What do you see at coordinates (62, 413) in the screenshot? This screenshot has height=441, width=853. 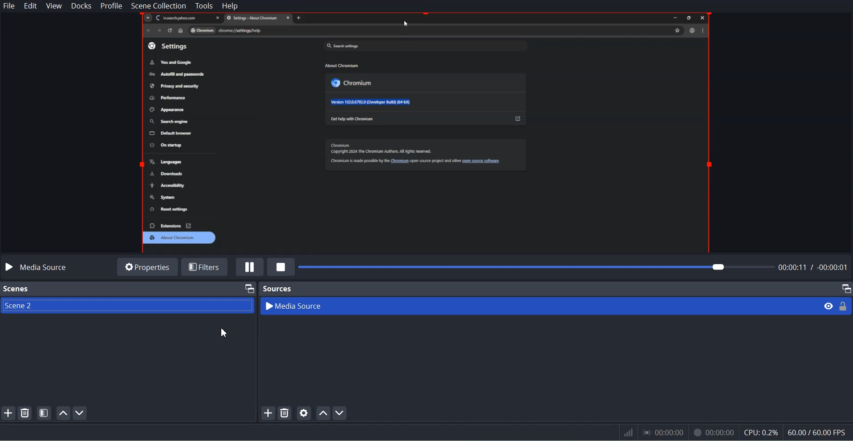 I see `Move Scene up` at bounding box center [62, 413].